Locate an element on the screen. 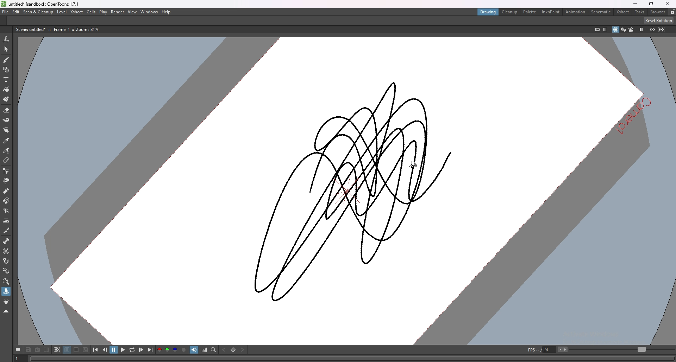 This screenshot has height=362, width=676. erase tool is located at coordinates (7, 110).